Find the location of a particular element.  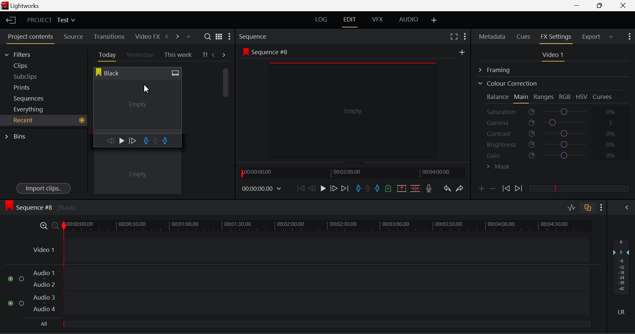

Redo is located at coordinates (460, 188).